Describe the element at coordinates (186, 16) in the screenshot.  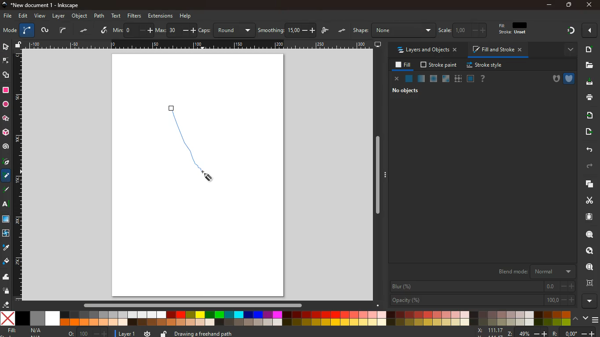
I see `help` at that location.